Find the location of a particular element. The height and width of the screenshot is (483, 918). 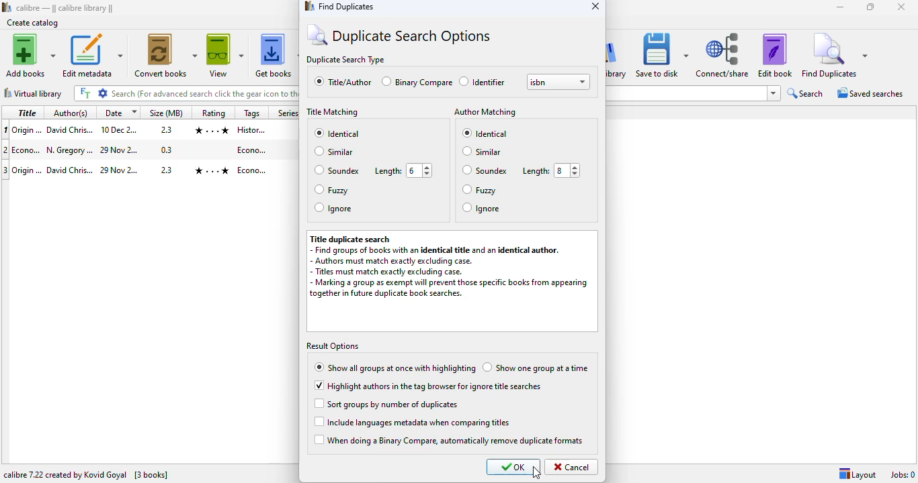

identifier is located at coordinates (483, 81).